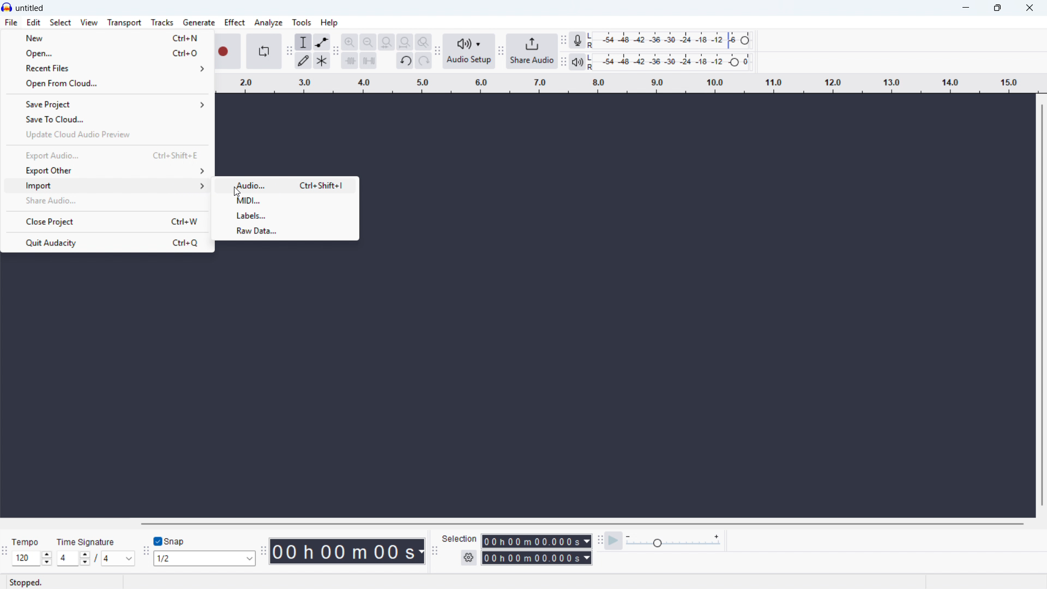  I want to click on Import , so click(106, 185).